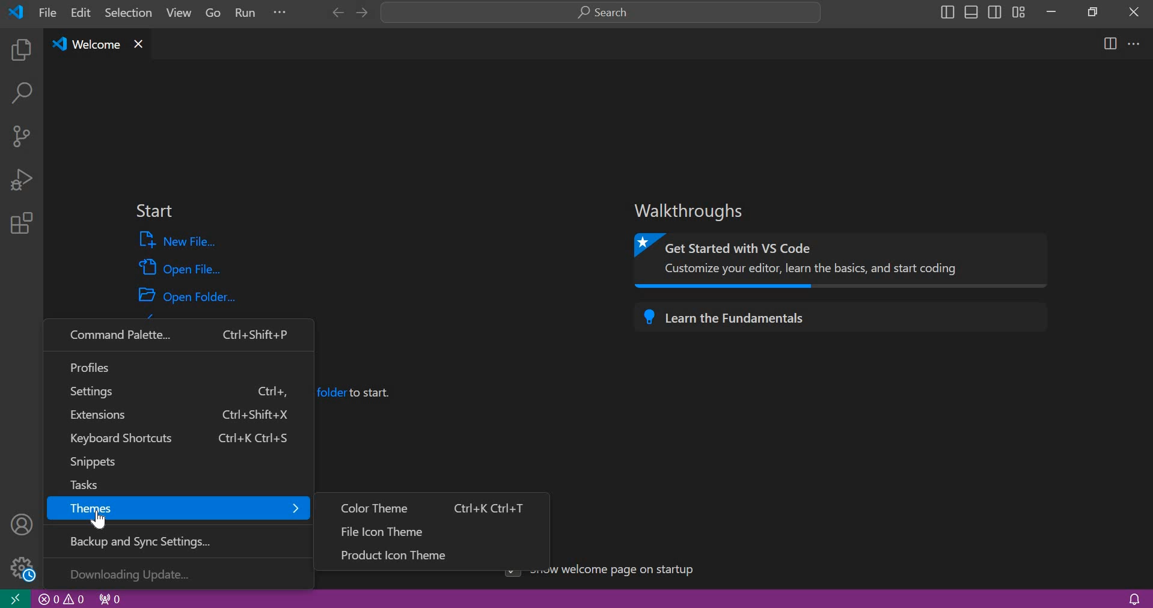 The width and height of the screenshot is (1153, 608). What do you see at coordinates (1018, 11) in the screenshot?
I see `customize layout` at bounding box center [1018, 11].